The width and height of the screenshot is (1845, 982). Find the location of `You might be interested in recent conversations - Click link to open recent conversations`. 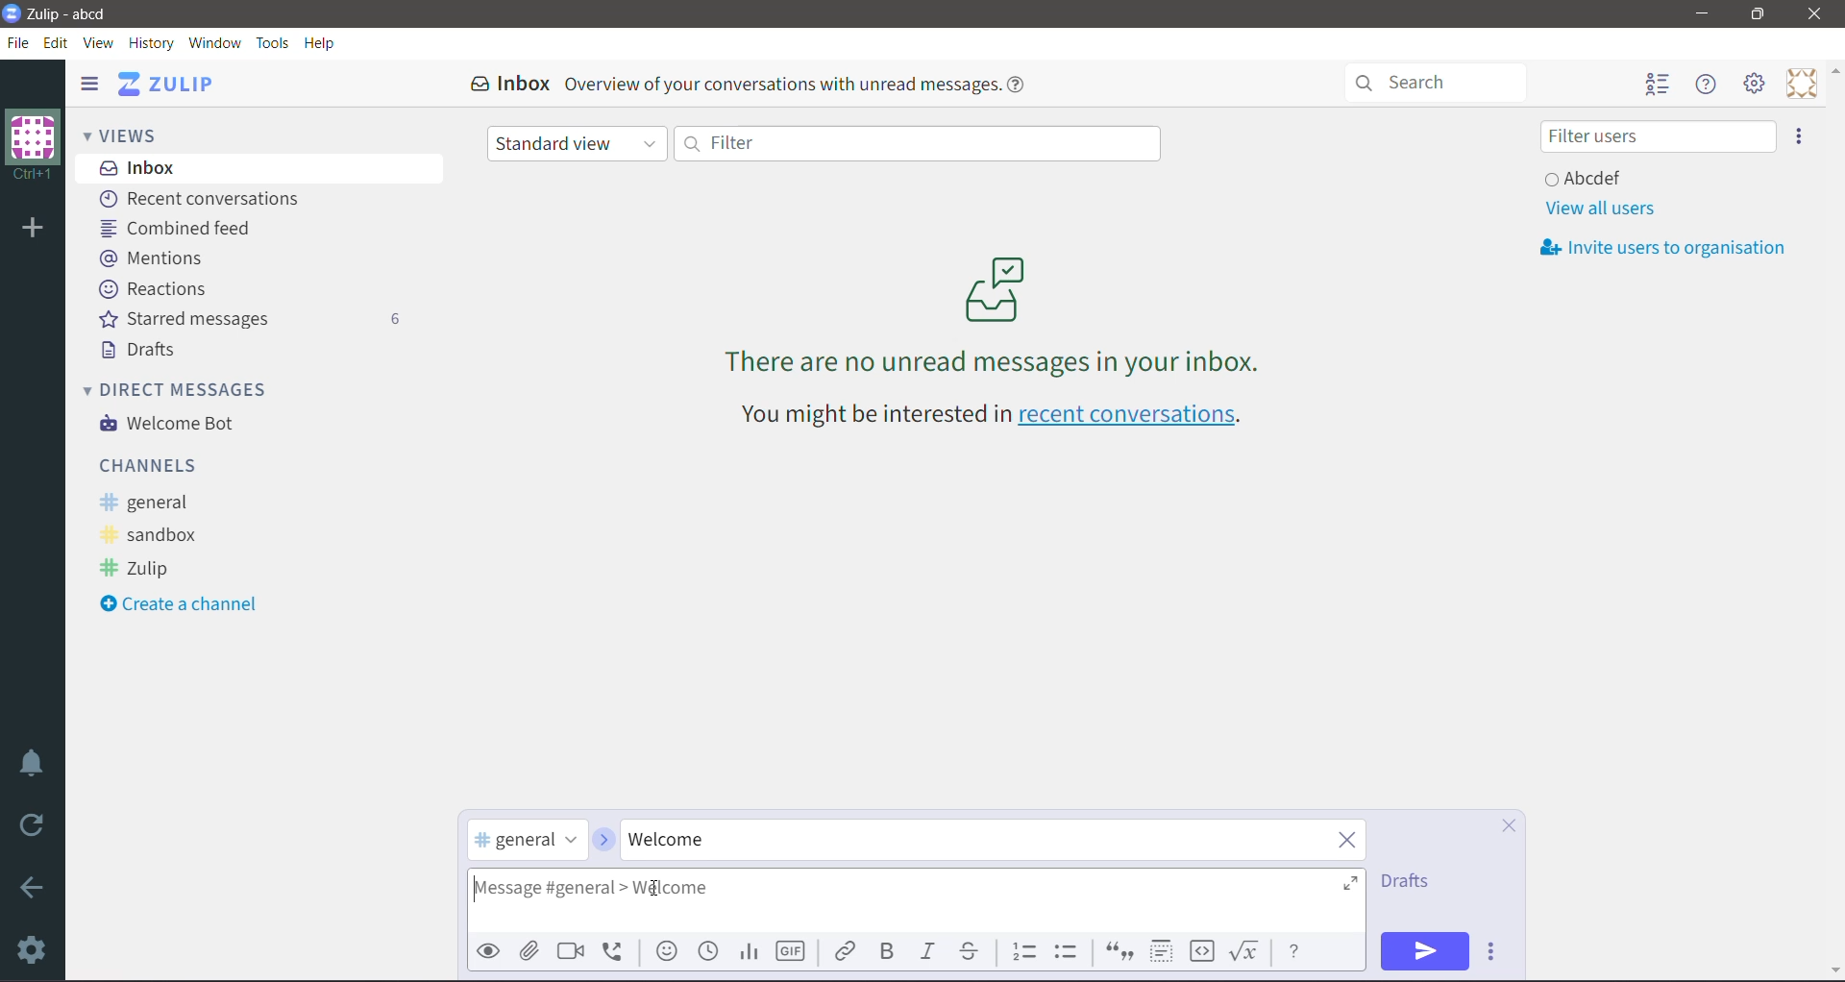

You might be interested in recent conversations - Click link to open recent conversations is located at coordinates (996, 417).